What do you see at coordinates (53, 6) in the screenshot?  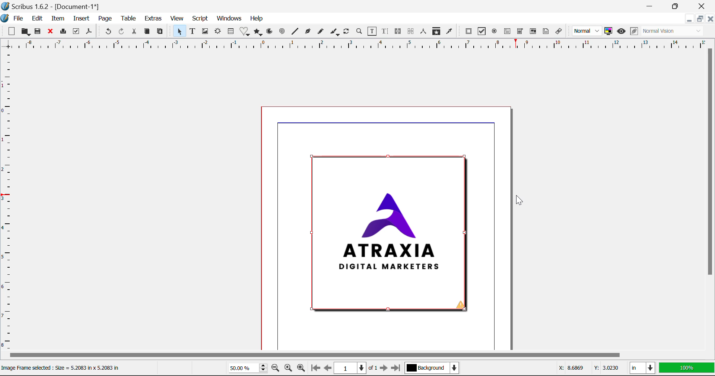 I see `Scribus 1.6.2 - [Document-1*]` at bounding box center [53, 6].